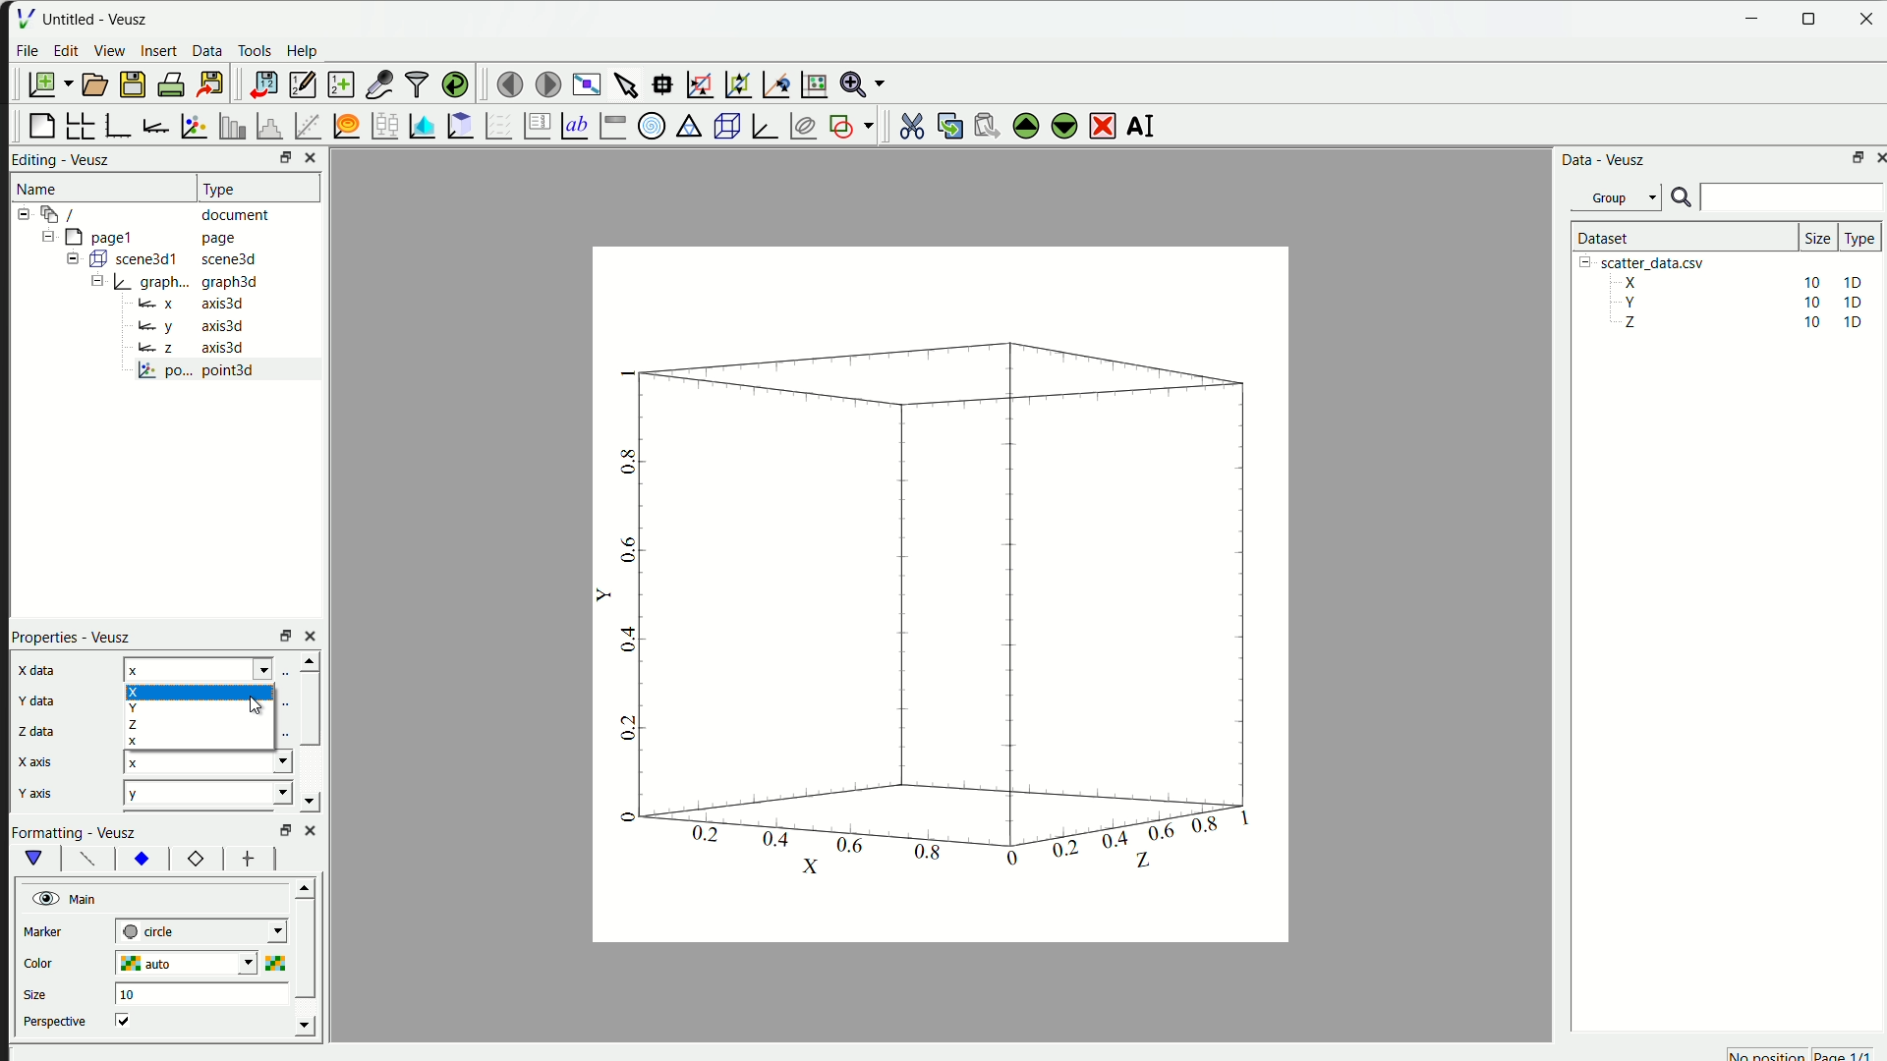 The height and width of the screenshot is (1061, 1887). I want to click on move up the selected widget, so click(1024, 125).